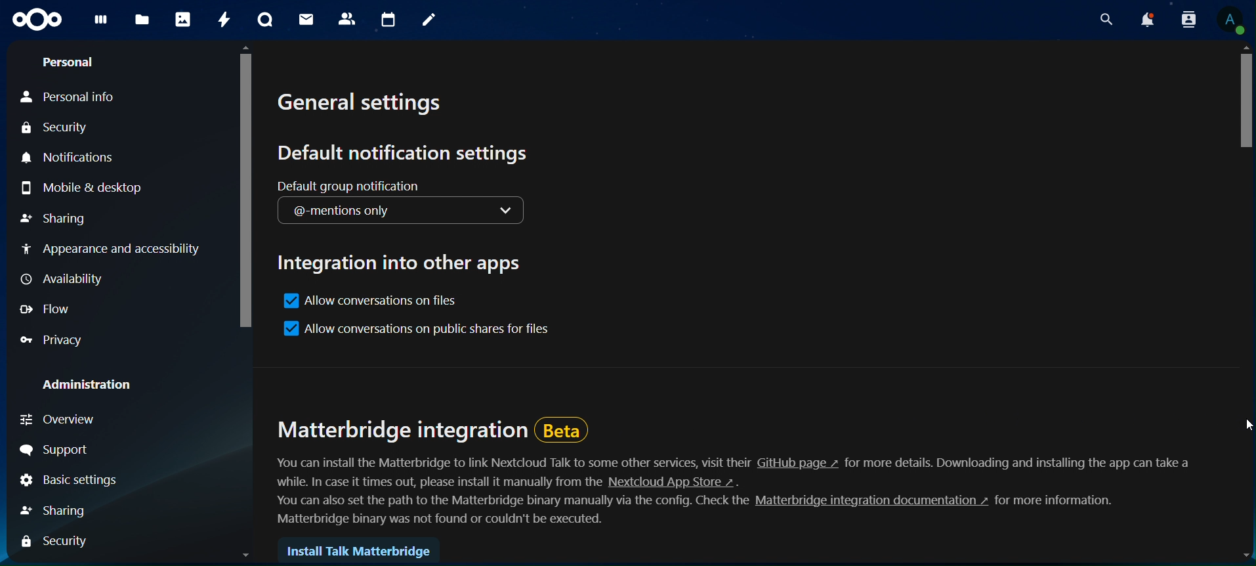 The height and width of the screenshot is (566, 1256). What do you see at coordinates (306, 20) in the screenshot?
I see `mail` at bounding box center [306, 20].